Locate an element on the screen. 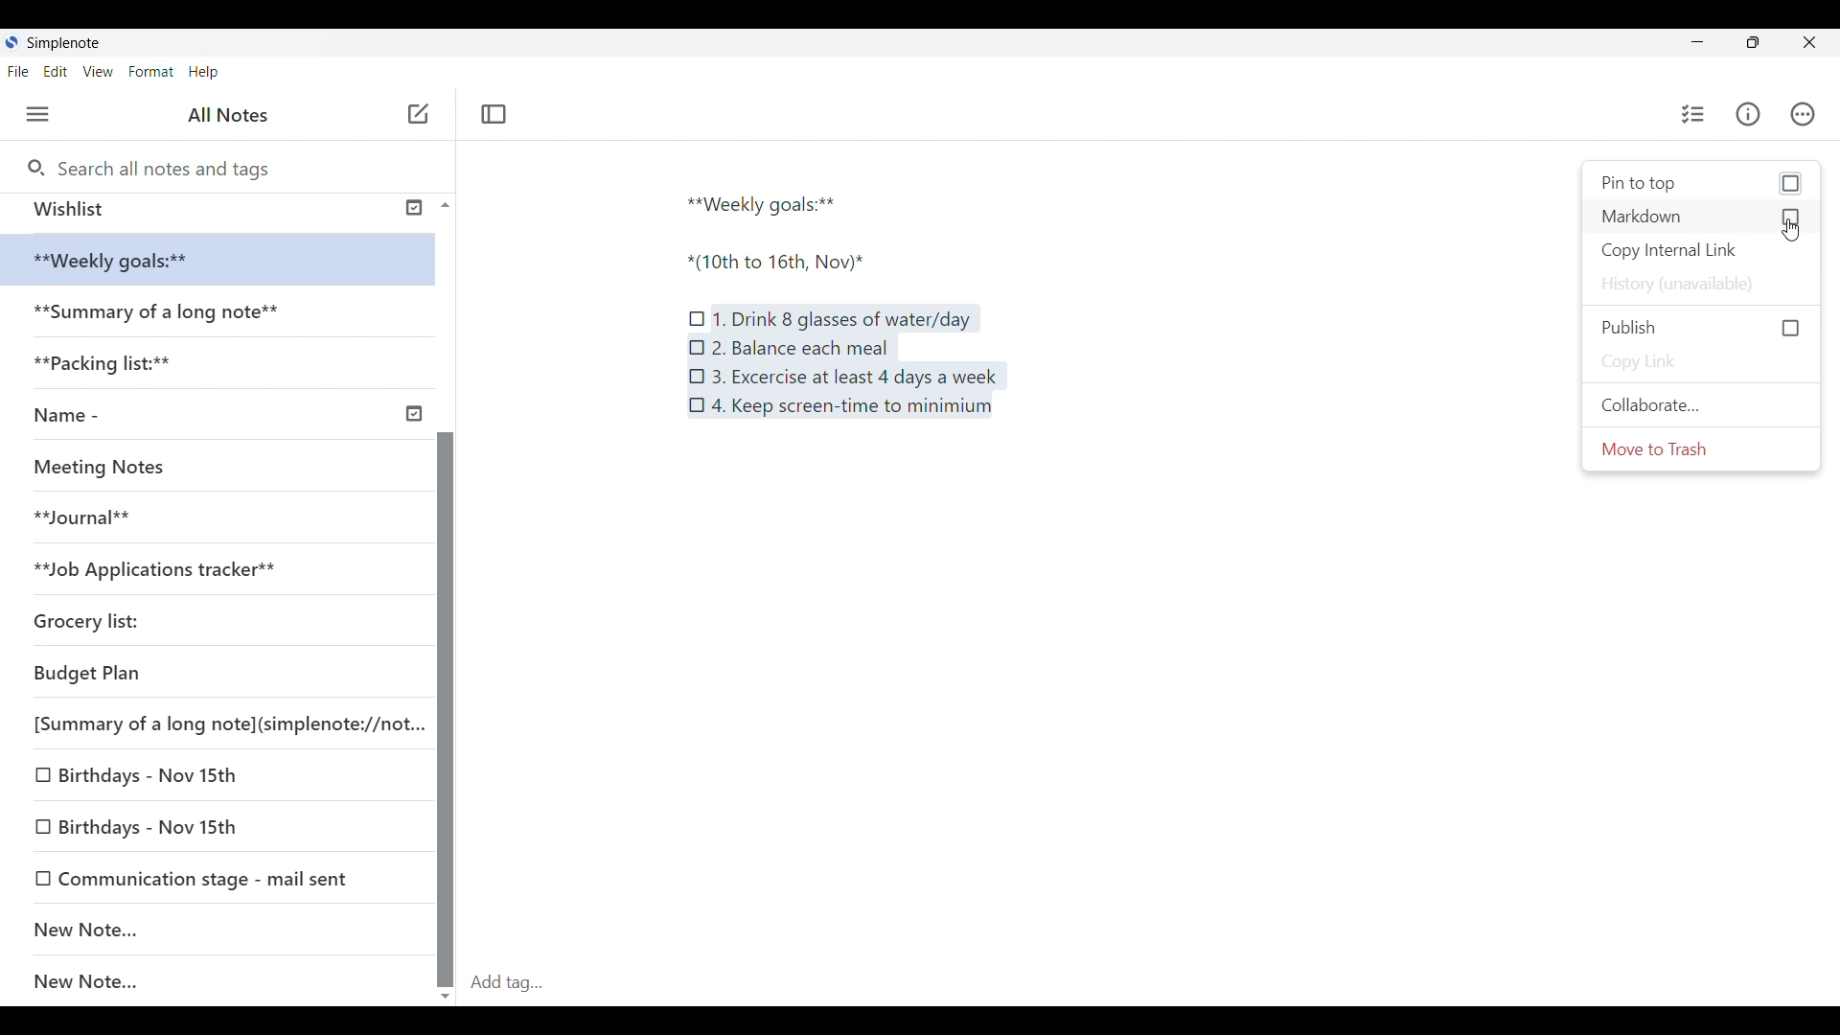 The width and height of the screenshot is (1840, 1035). 4. Keep screen-time to minimum is located at coordinates (859, 412).